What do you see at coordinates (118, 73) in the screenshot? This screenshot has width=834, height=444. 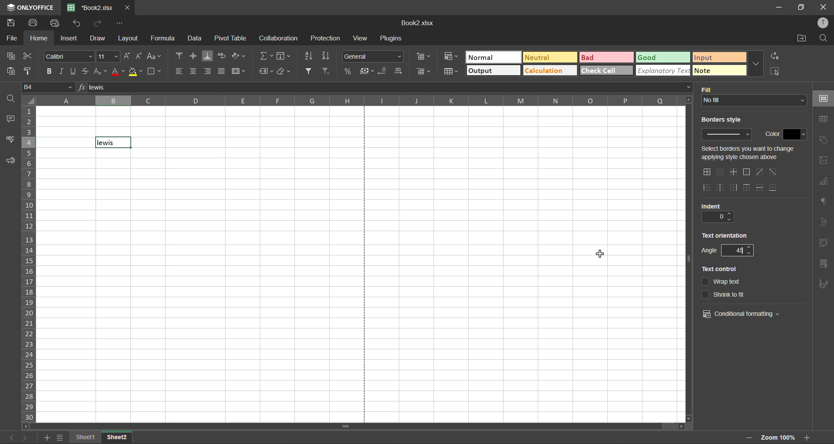 I see `font color` at bounding box center [118, 73].